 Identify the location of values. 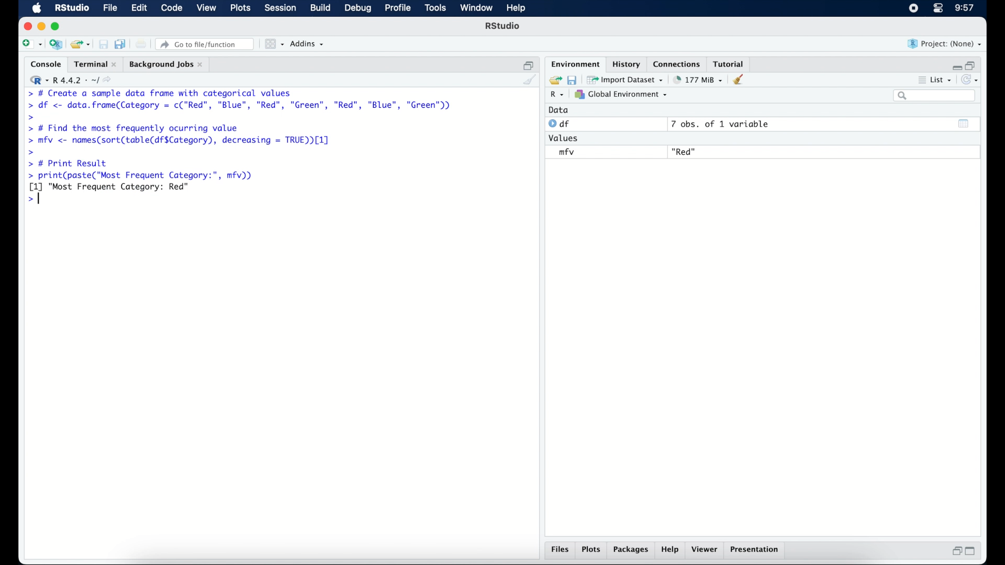
(566, 139).